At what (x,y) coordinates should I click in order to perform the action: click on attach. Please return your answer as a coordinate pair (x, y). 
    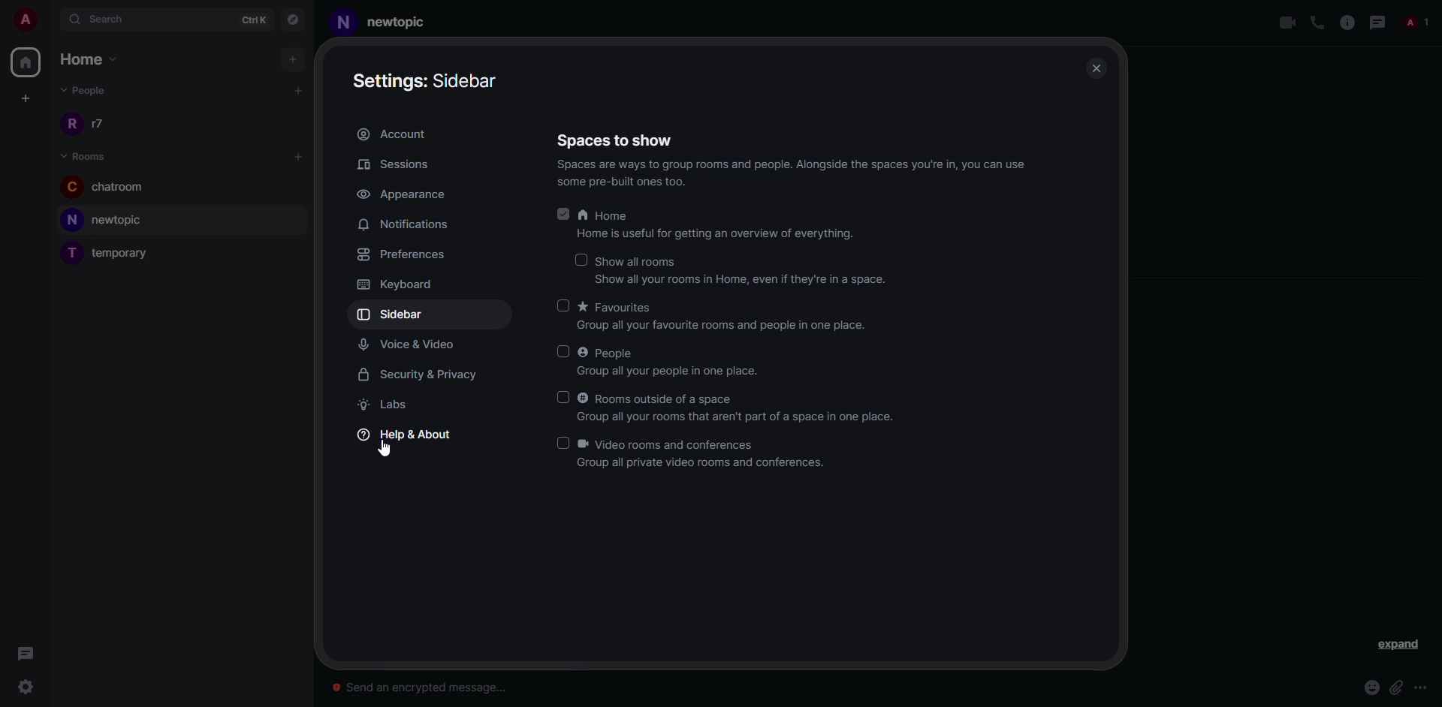
    Looking at the image, I should click on (1395, 687).